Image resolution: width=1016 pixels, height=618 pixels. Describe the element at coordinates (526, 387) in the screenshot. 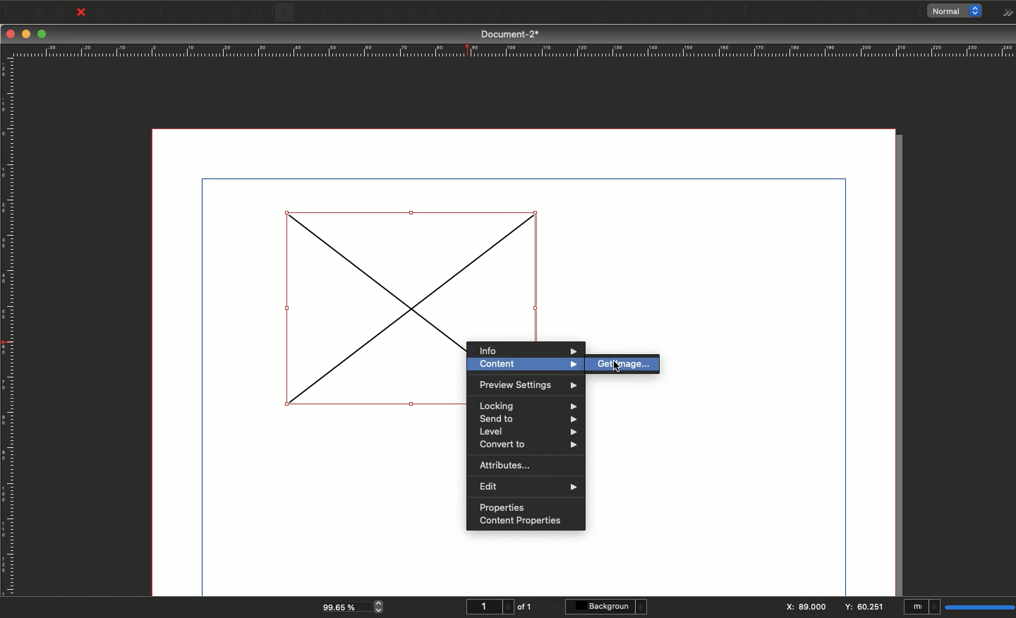

I see `Preview settings` at that location.